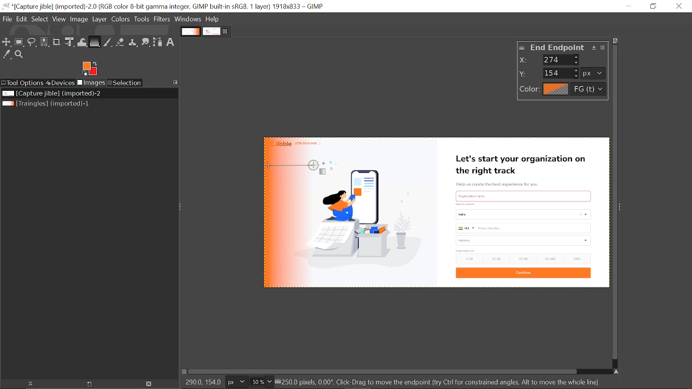 This screenshot has height=389, width=692. I want to click on 250.0 pixels, 000", Click-Drag to move the endpoint (f, so click(442, 382).